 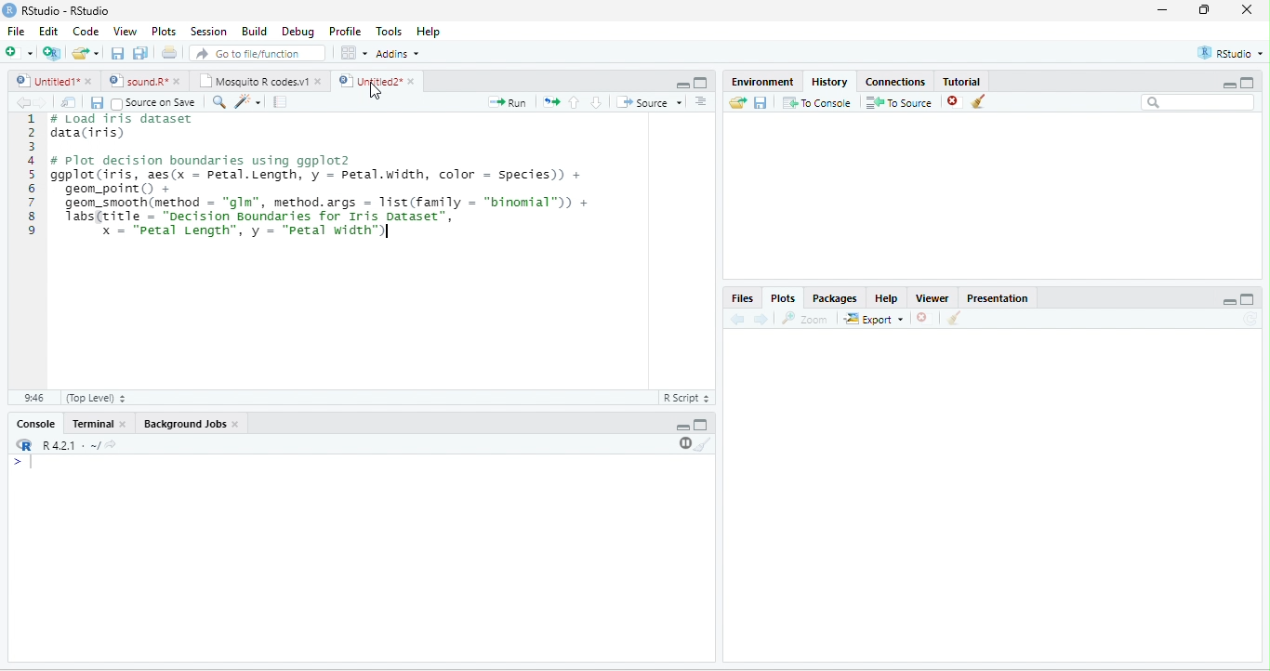 I want to click on Top Level, so click(x=96, y=399).